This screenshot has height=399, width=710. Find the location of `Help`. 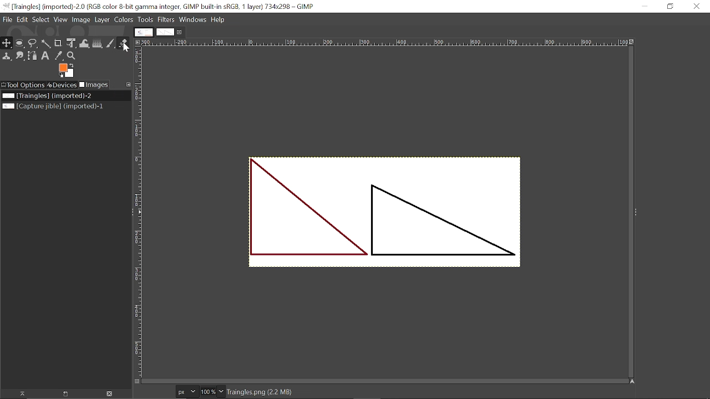

Help is located at coordinates (217, 19).